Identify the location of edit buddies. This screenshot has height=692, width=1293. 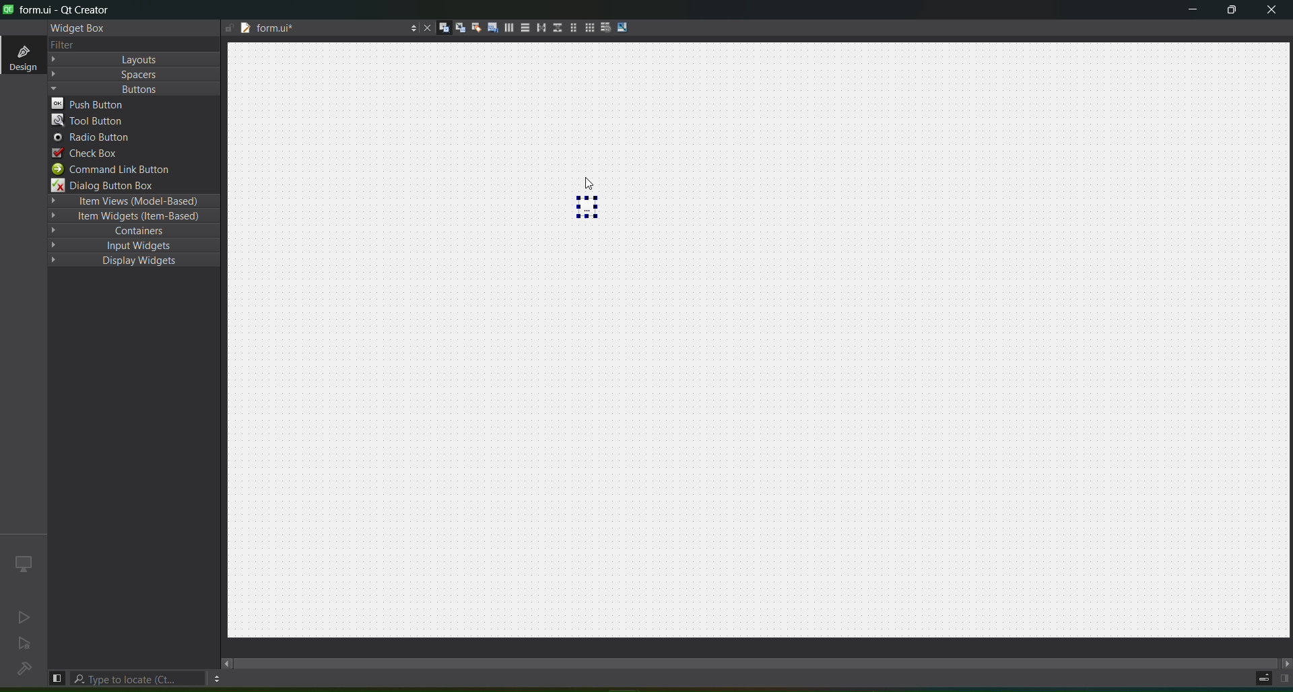
(475, 26).